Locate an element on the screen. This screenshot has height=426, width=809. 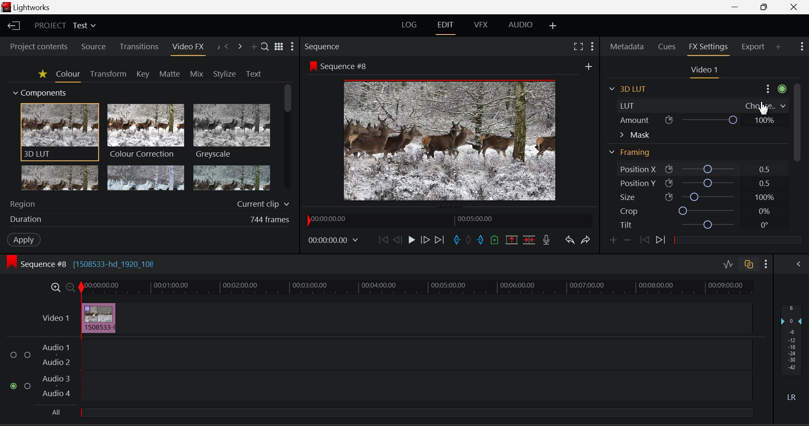
Region is located at coordinates (148, 203).